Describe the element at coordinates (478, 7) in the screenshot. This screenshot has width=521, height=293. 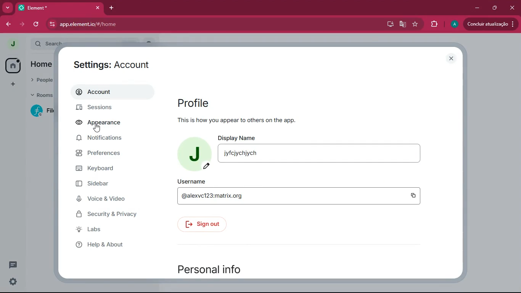
I see `minimize` at that location.